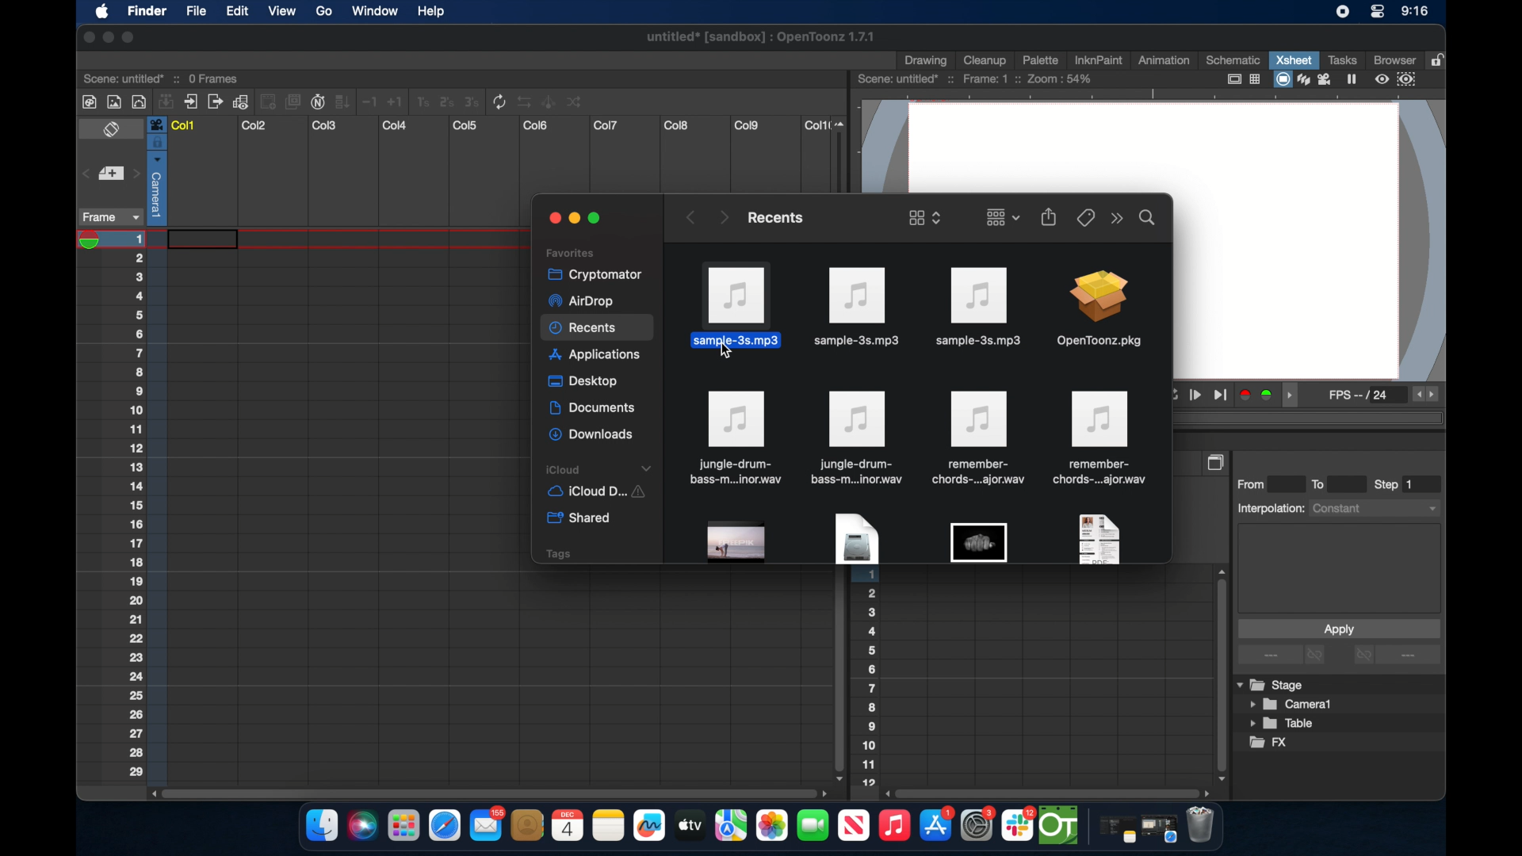  Describe the element at coordinates (106, 37) in the screenshot. I see `minimize` at that location.